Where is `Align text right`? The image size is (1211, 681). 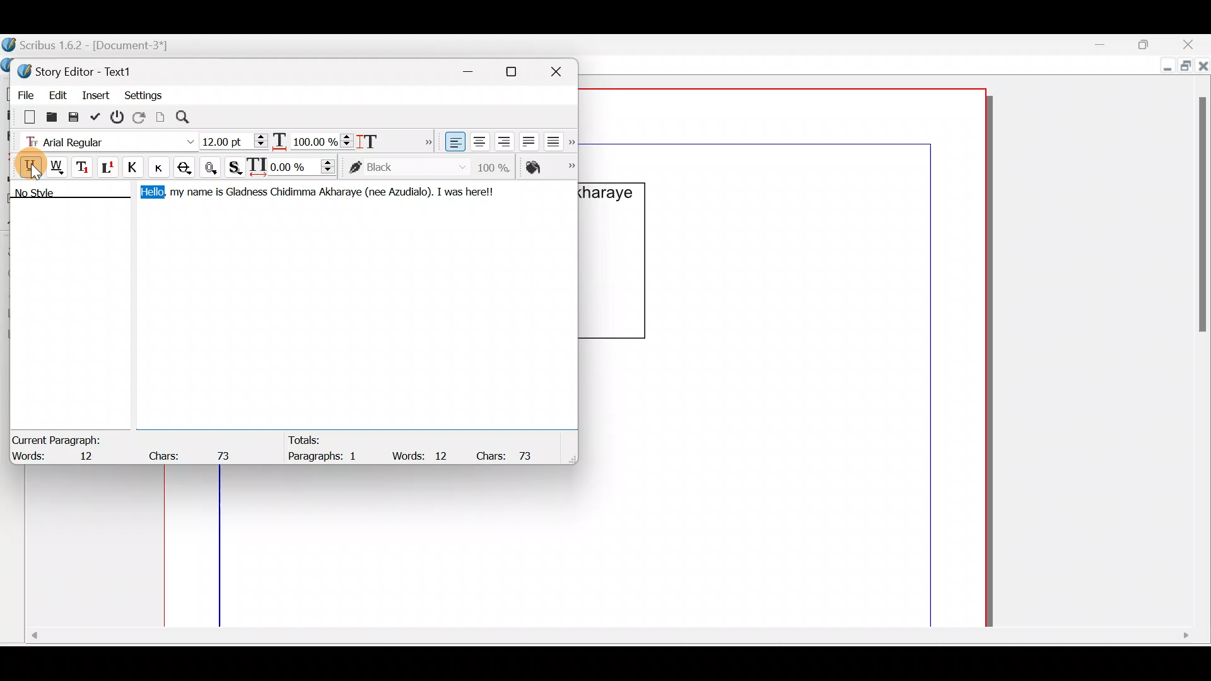
Align text right is located at coordinates (501, 142).